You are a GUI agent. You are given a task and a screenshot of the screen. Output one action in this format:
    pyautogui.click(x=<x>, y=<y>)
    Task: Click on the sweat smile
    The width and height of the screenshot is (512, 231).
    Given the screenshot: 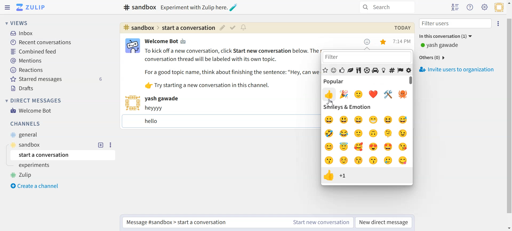 What is the action you would take?
    pyautogui.click(x=405, y=121)
    